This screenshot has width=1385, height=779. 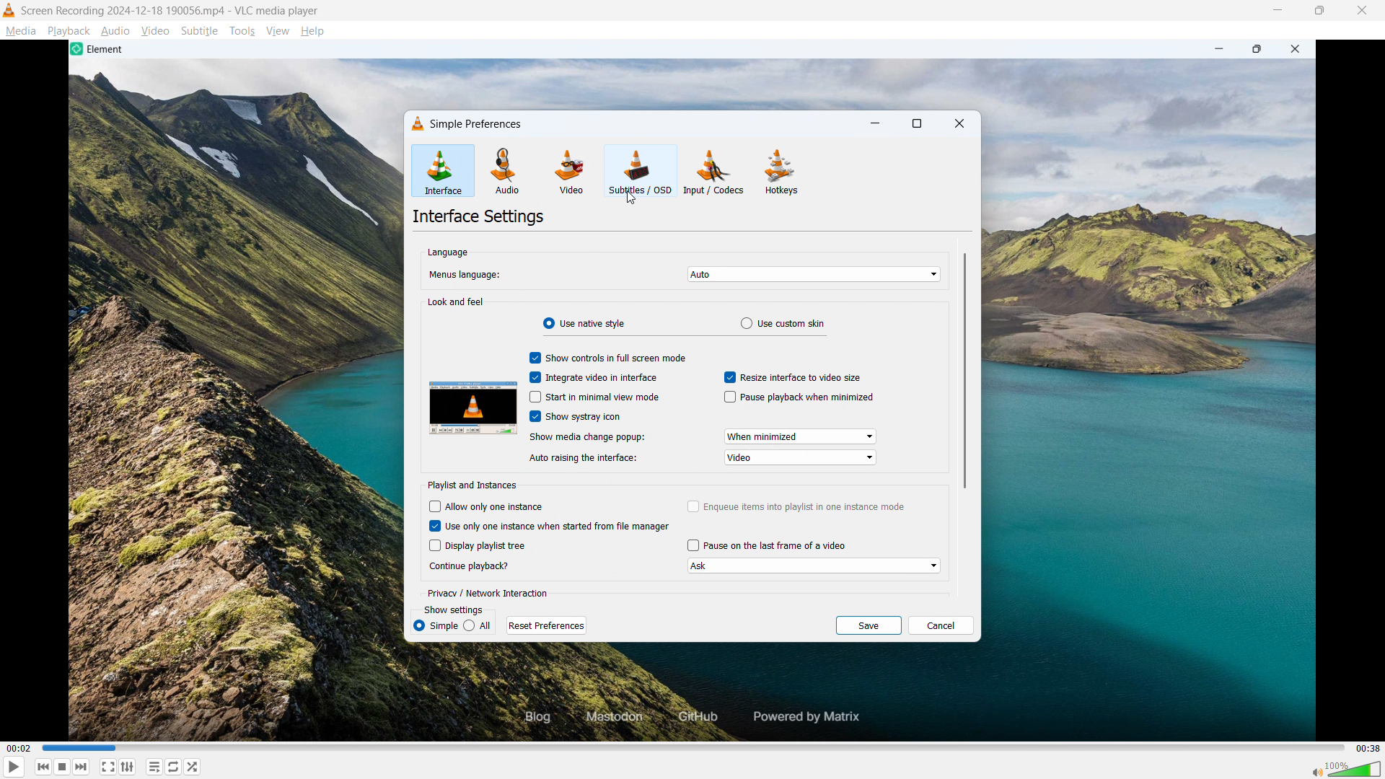 I want to click on Interface settings , so click(x=480, y=218).